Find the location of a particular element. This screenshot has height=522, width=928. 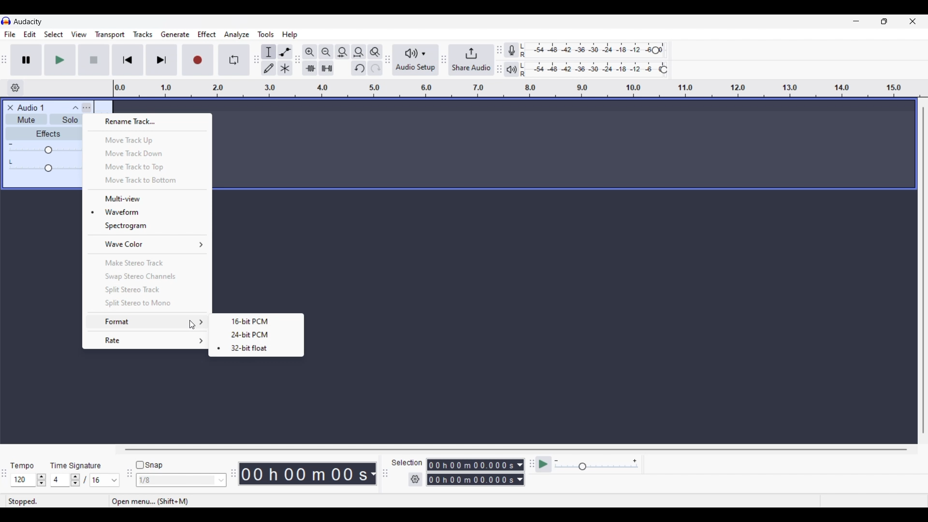

View menu is located at coordinates (79, 34).